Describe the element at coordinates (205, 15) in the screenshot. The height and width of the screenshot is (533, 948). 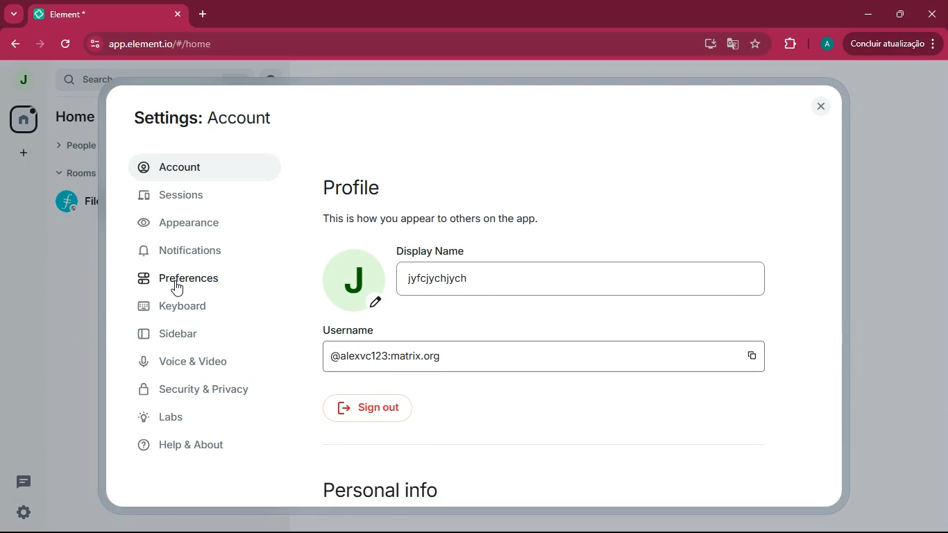
I see `add tab` at that location.